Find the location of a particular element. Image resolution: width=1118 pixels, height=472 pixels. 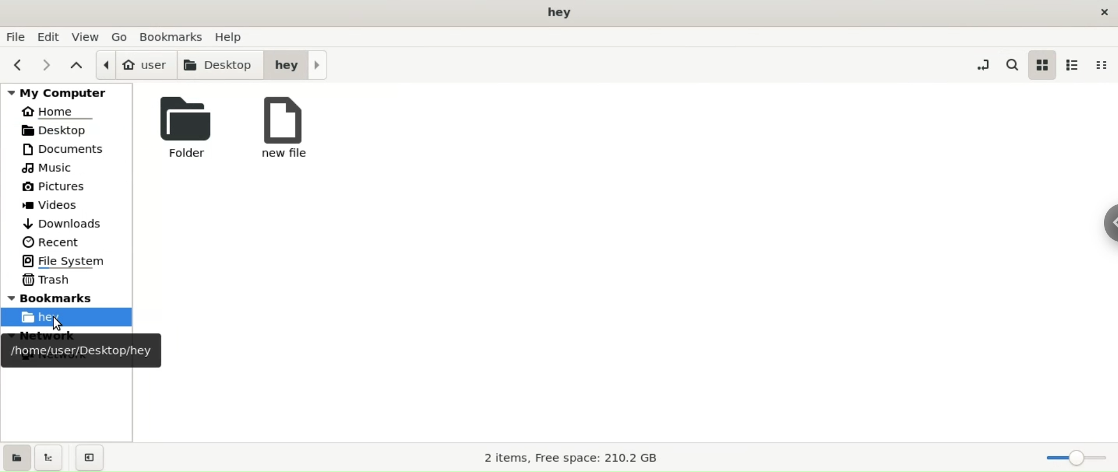

trash is located at coordinates (49, 280).